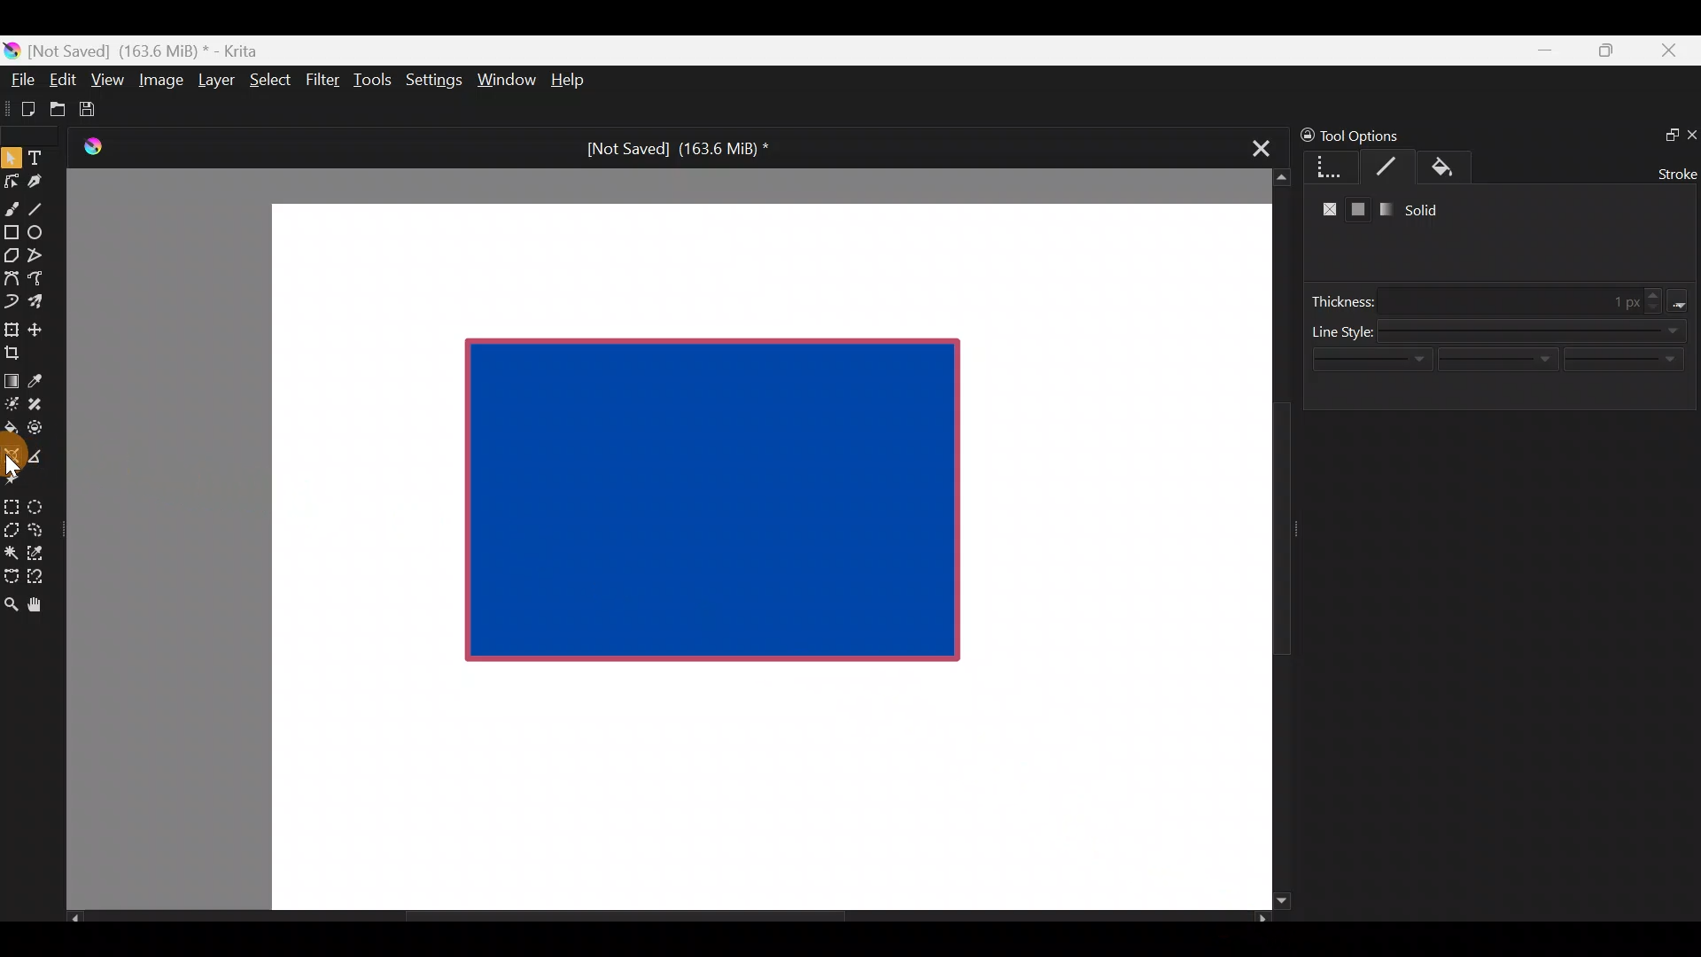 Image resolution: width=1701 pixels, height=957 pixels. I want to click on Solid, so click(1428, 209).